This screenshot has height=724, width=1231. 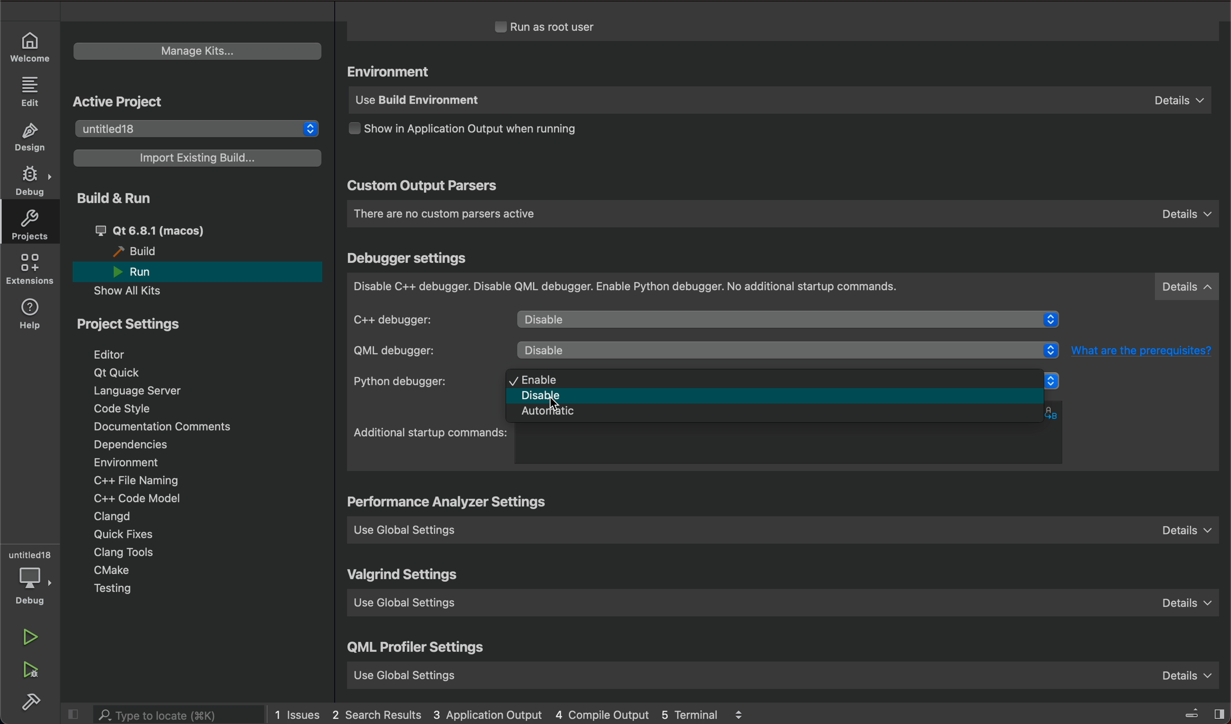 What do you see at coordinates (30, 636) in the screenshot?
I see `run` at bounding box center [30, 636].